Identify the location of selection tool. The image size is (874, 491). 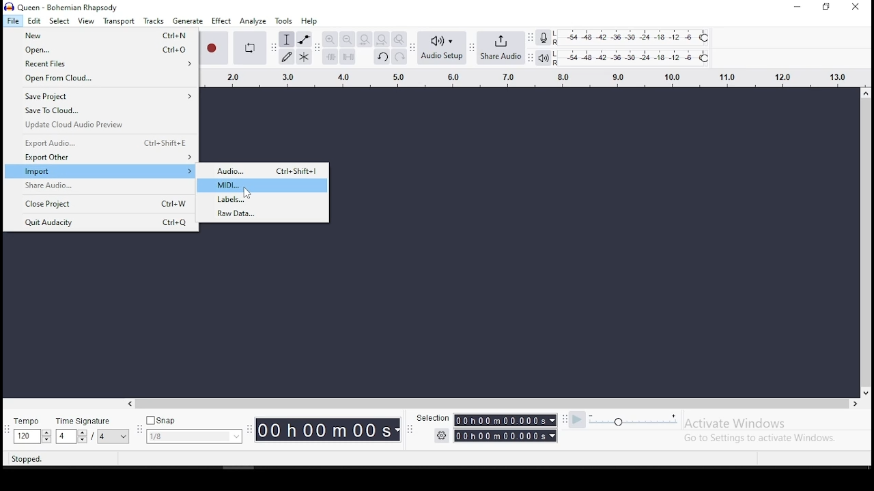
(286, 40).